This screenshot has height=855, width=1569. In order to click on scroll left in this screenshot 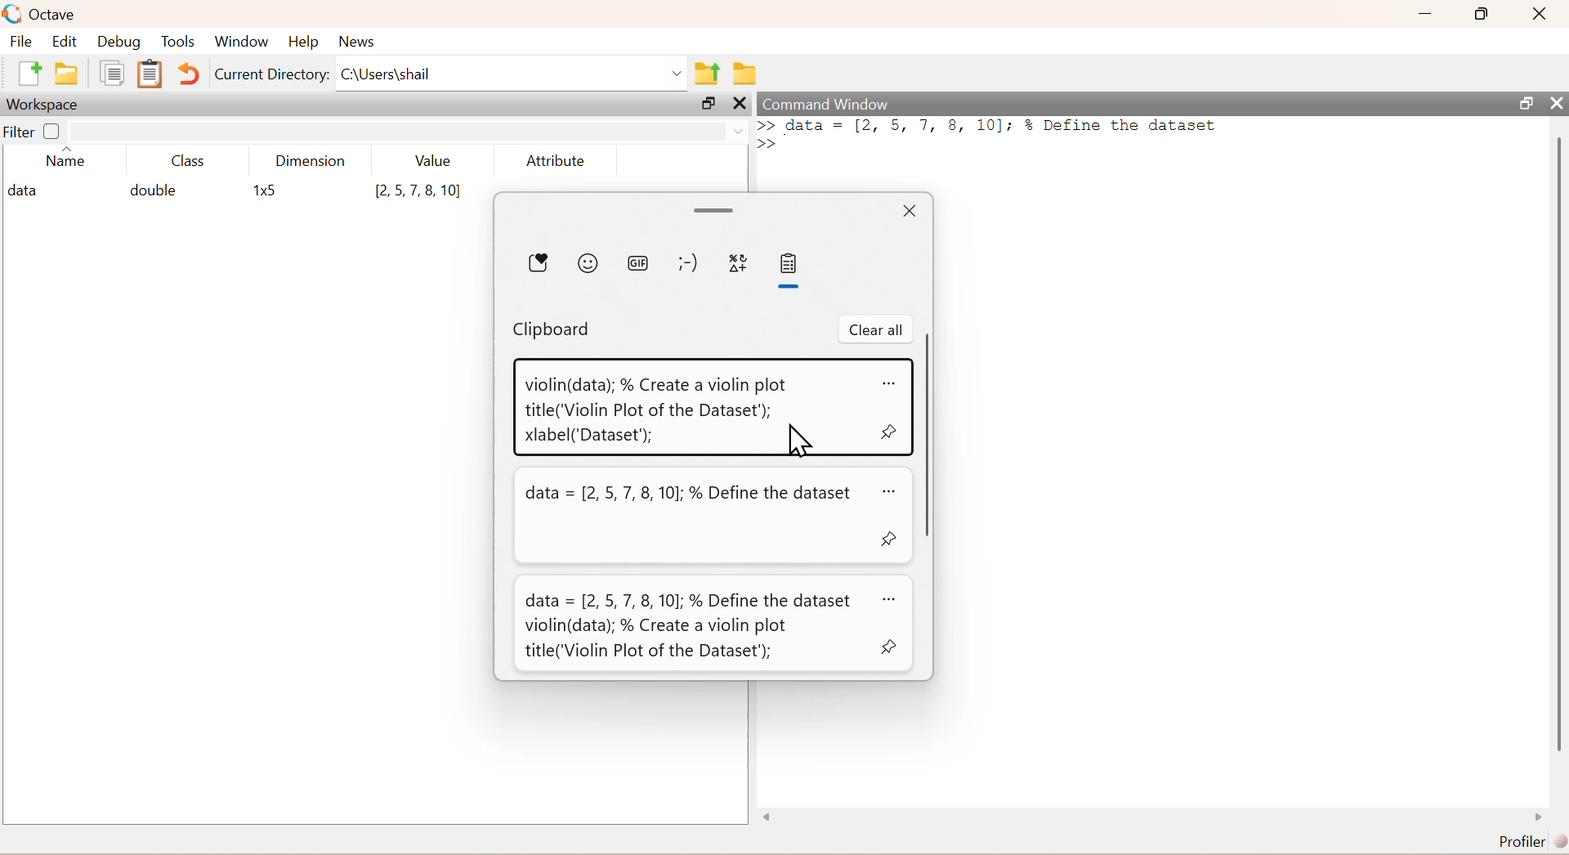, I will do `click(768, 817)`.